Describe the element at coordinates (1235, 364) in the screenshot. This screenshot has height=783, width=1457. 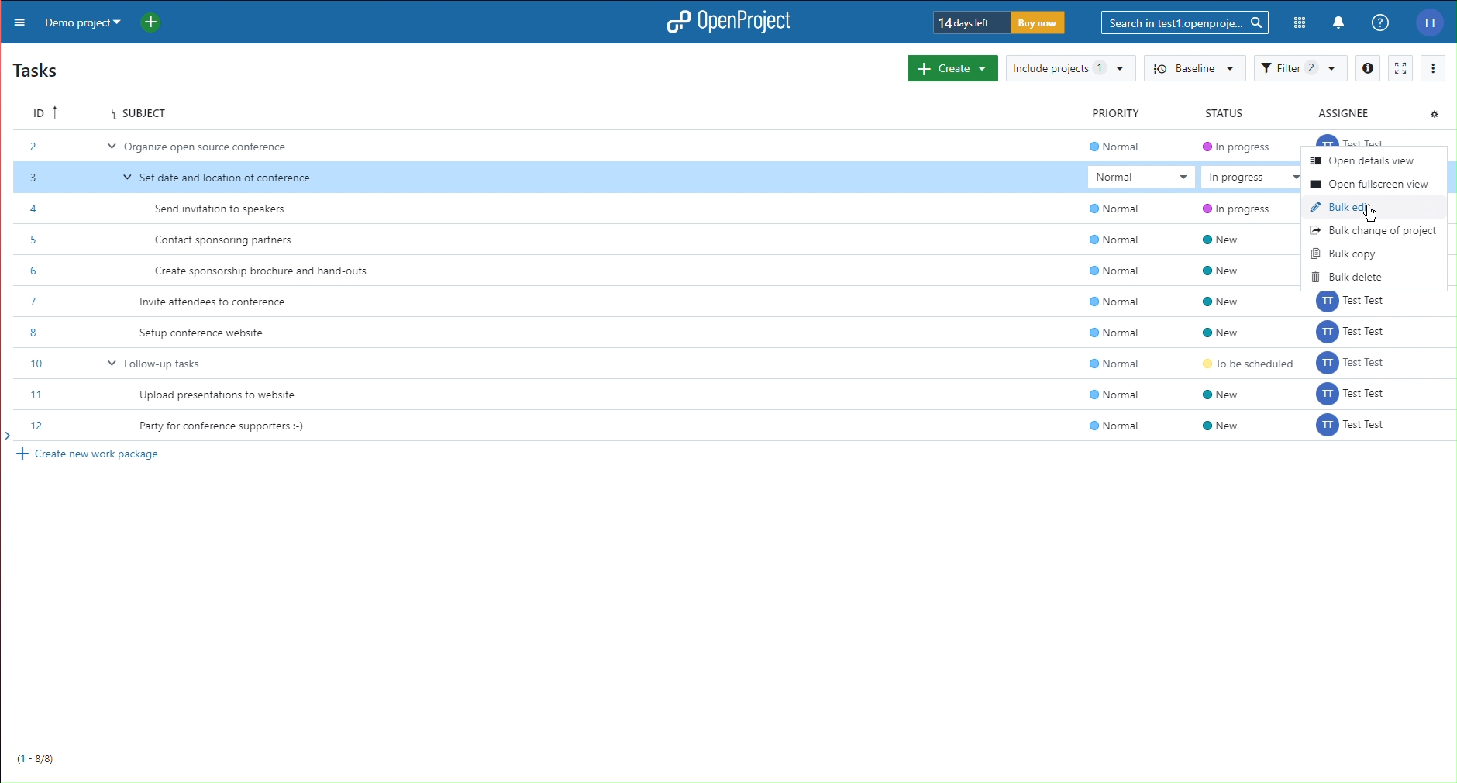
I see `to be scheduled` at that location.